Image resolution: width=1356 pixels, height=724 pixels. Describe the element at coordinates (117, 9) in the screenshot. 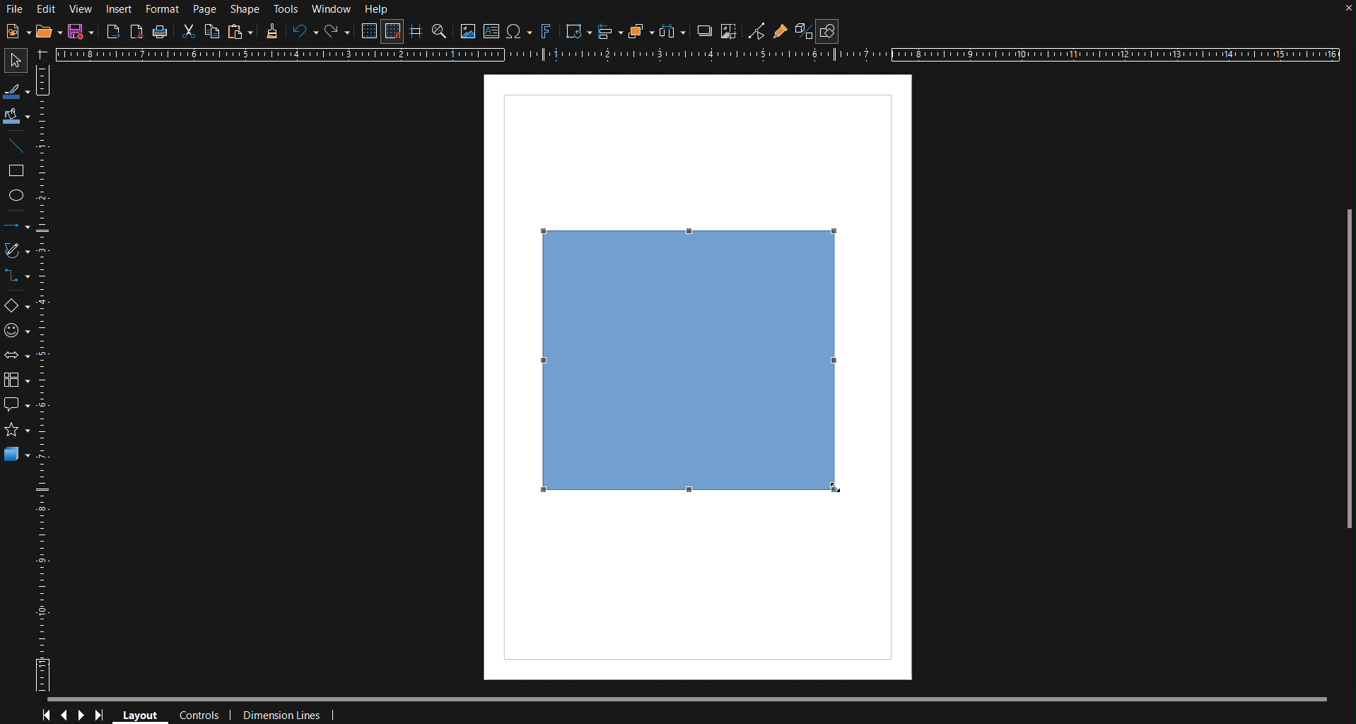

I see `Insert` at that location.